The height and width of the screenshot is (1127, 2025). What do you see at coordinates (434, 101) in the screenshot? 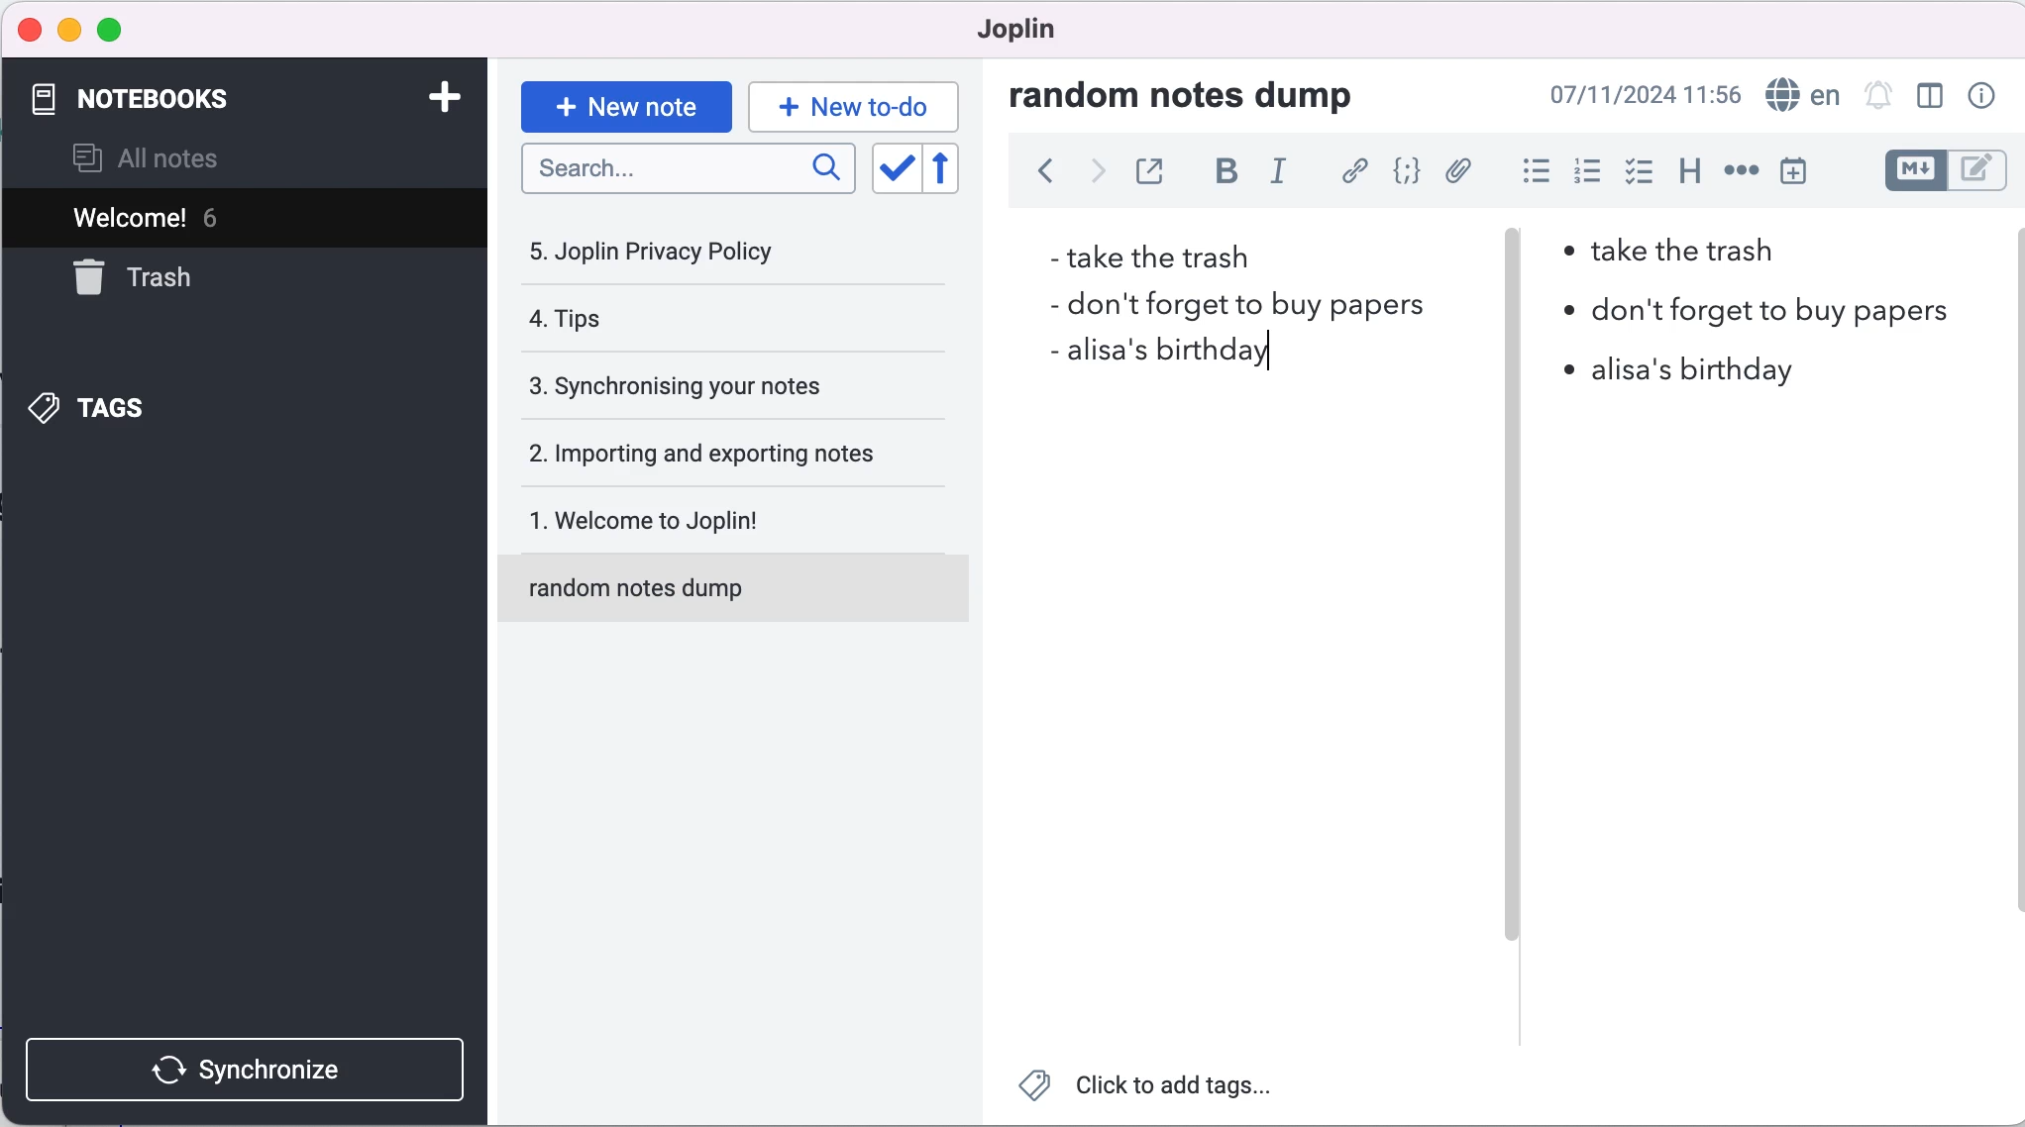
I see `add notebook` at bounding box center [434, 101].